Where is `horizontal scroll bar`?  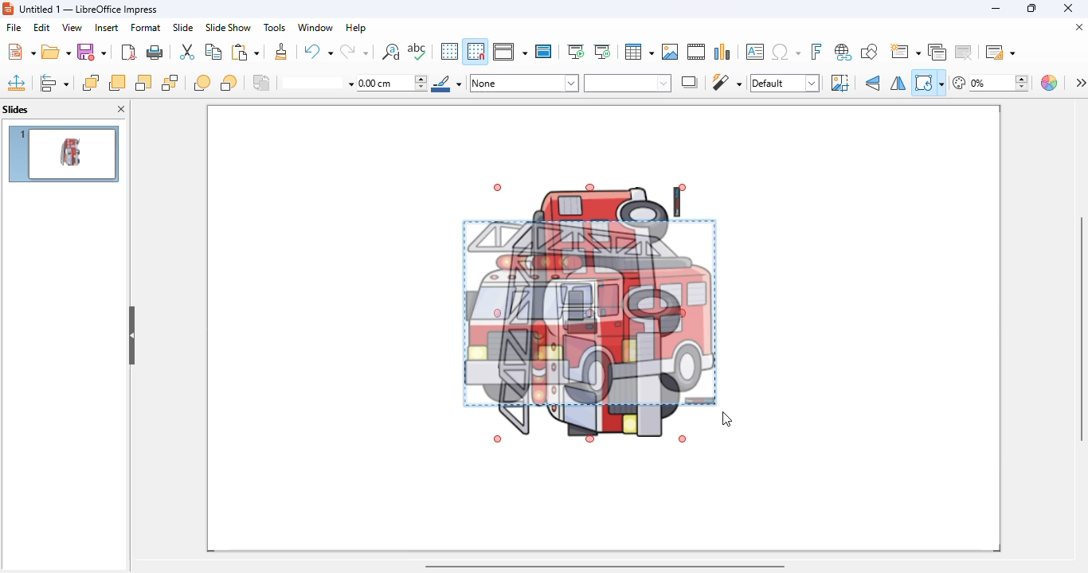
horizontal scroll bar is located at coordinates (605, 567).